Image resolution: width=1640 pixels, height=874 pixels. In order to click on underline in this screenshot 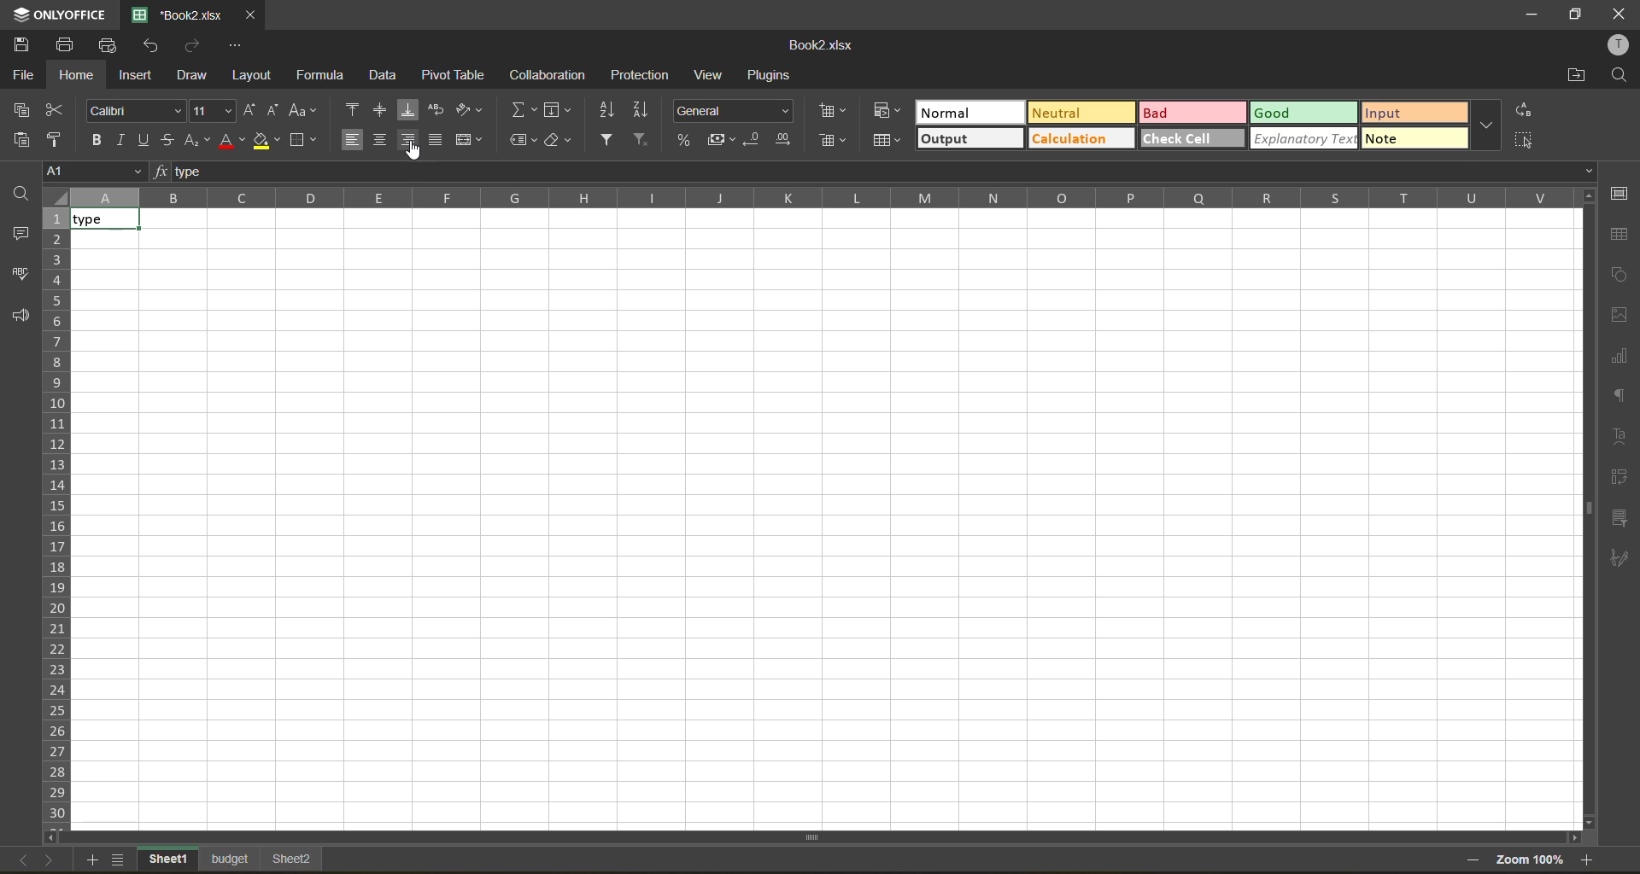, I will do `click(147, 138)`.